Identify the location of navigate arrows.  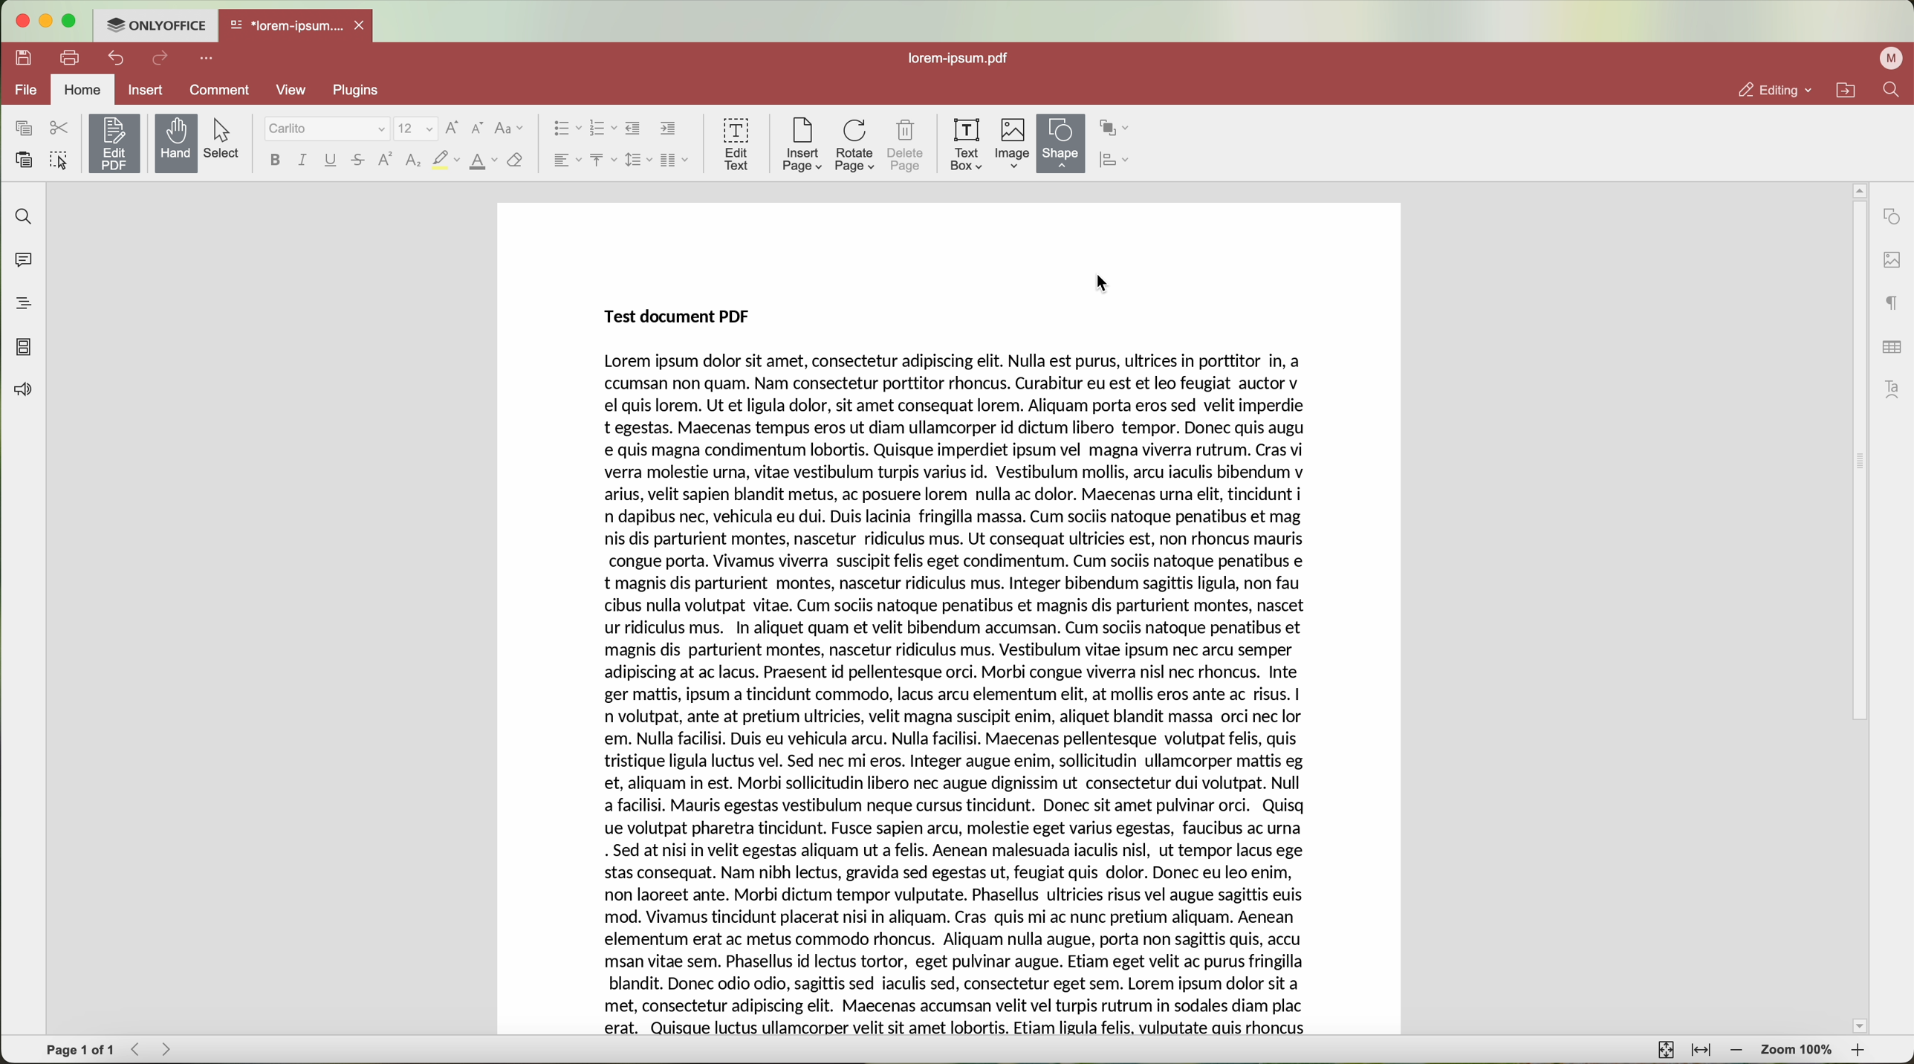
(155, 1050).